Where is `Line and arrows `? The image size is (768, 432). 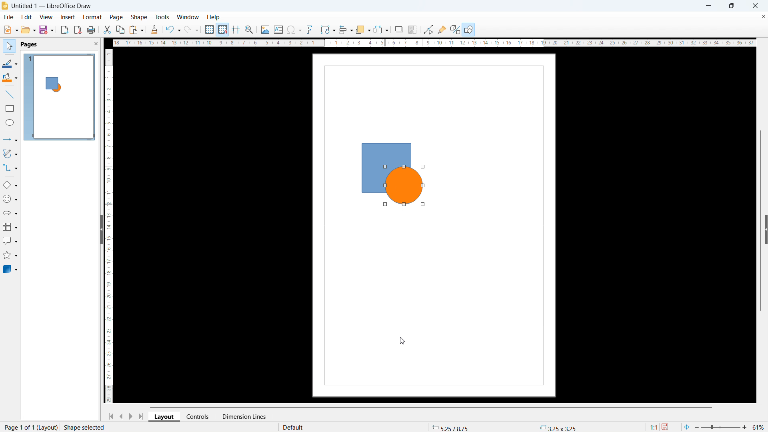
Line and arrows  is located at coordinates (10, 139).